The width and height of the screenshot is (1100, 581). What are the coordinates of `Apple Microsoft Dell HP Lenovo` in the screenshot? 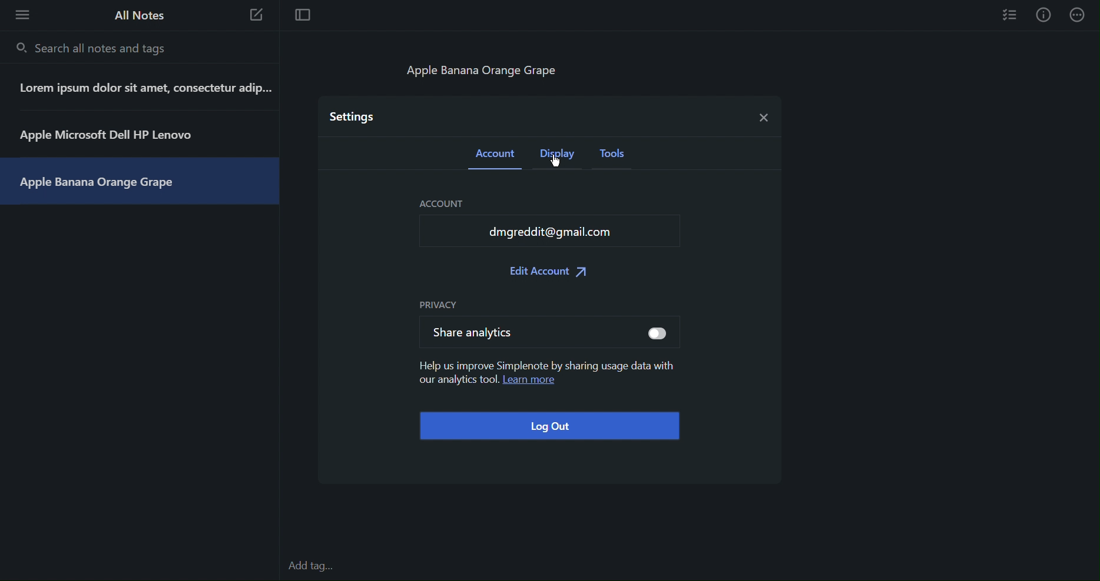 It's located at (109, 133).